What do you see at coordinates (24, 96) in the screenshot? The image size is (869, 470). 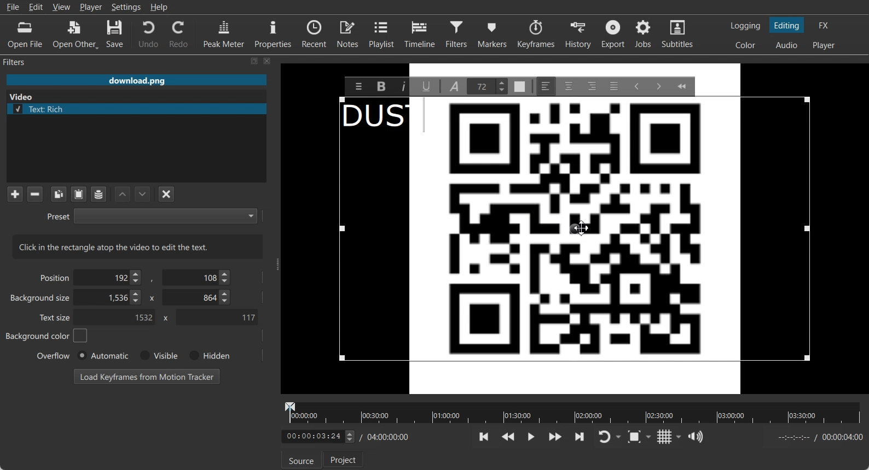 I see `Video` at bounding box center [24, 96].